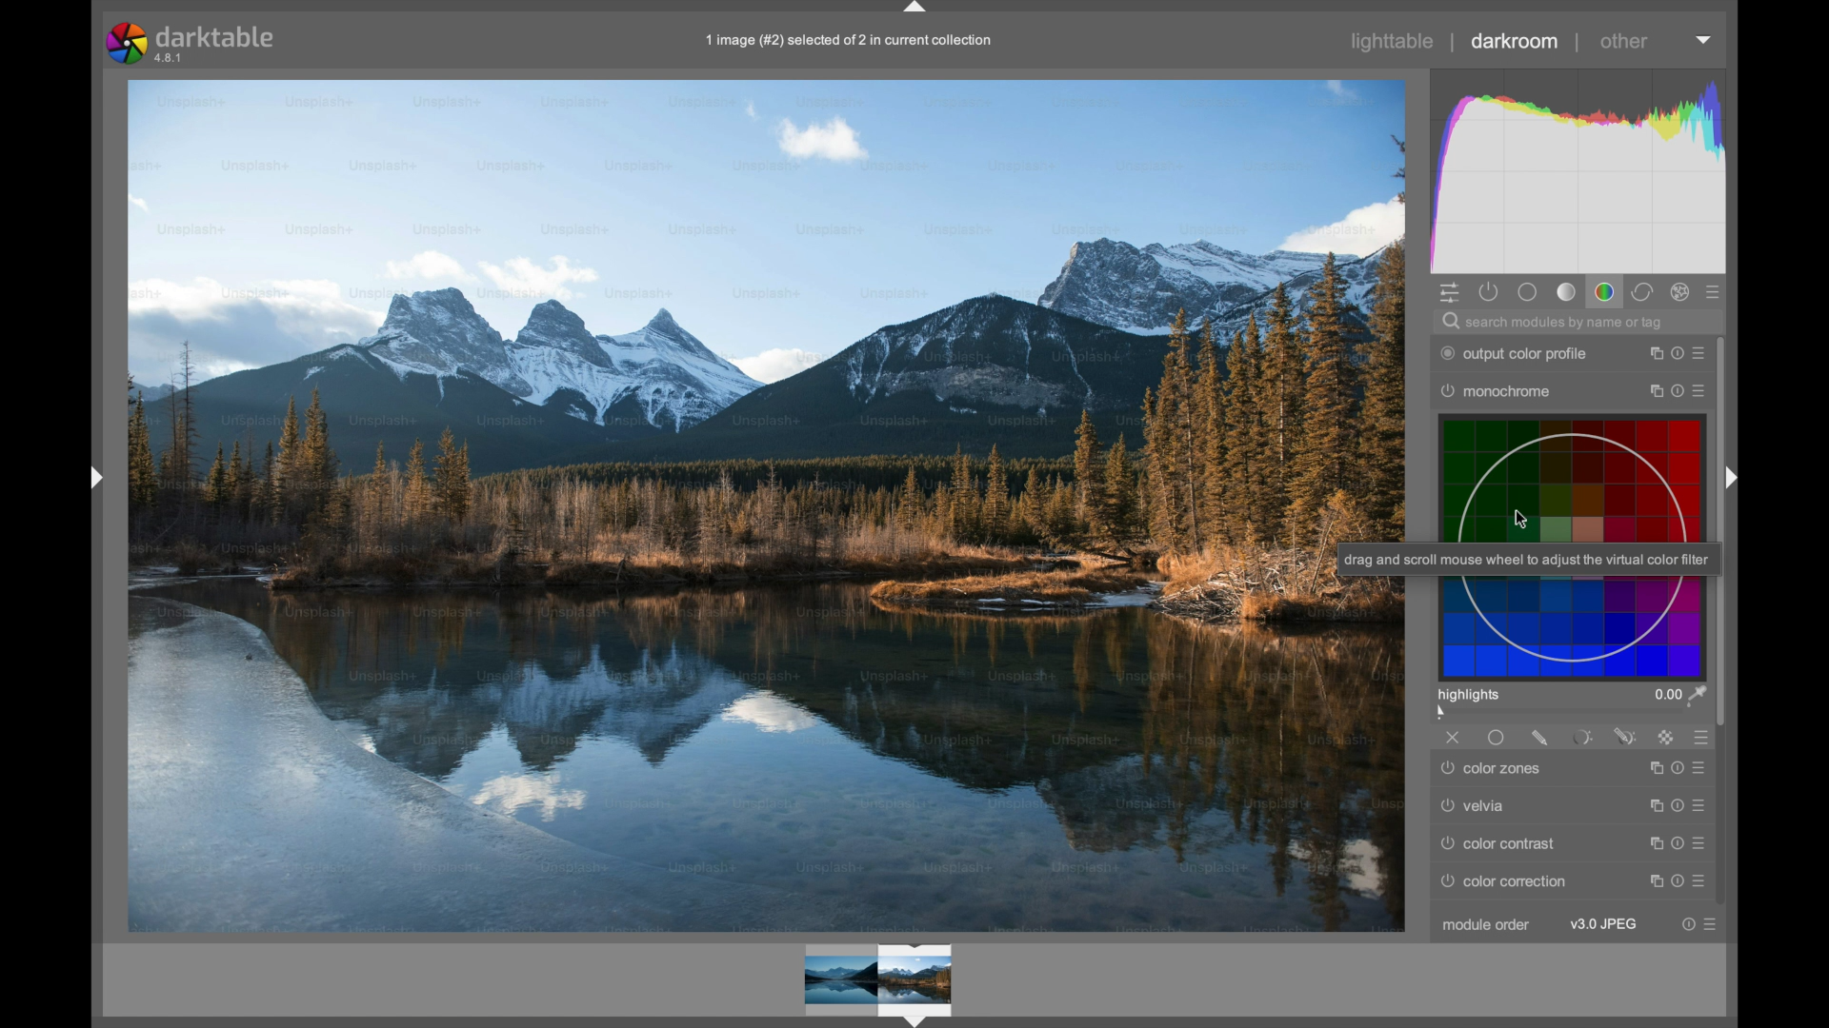  I want to click on presets, so click(1703, 882).